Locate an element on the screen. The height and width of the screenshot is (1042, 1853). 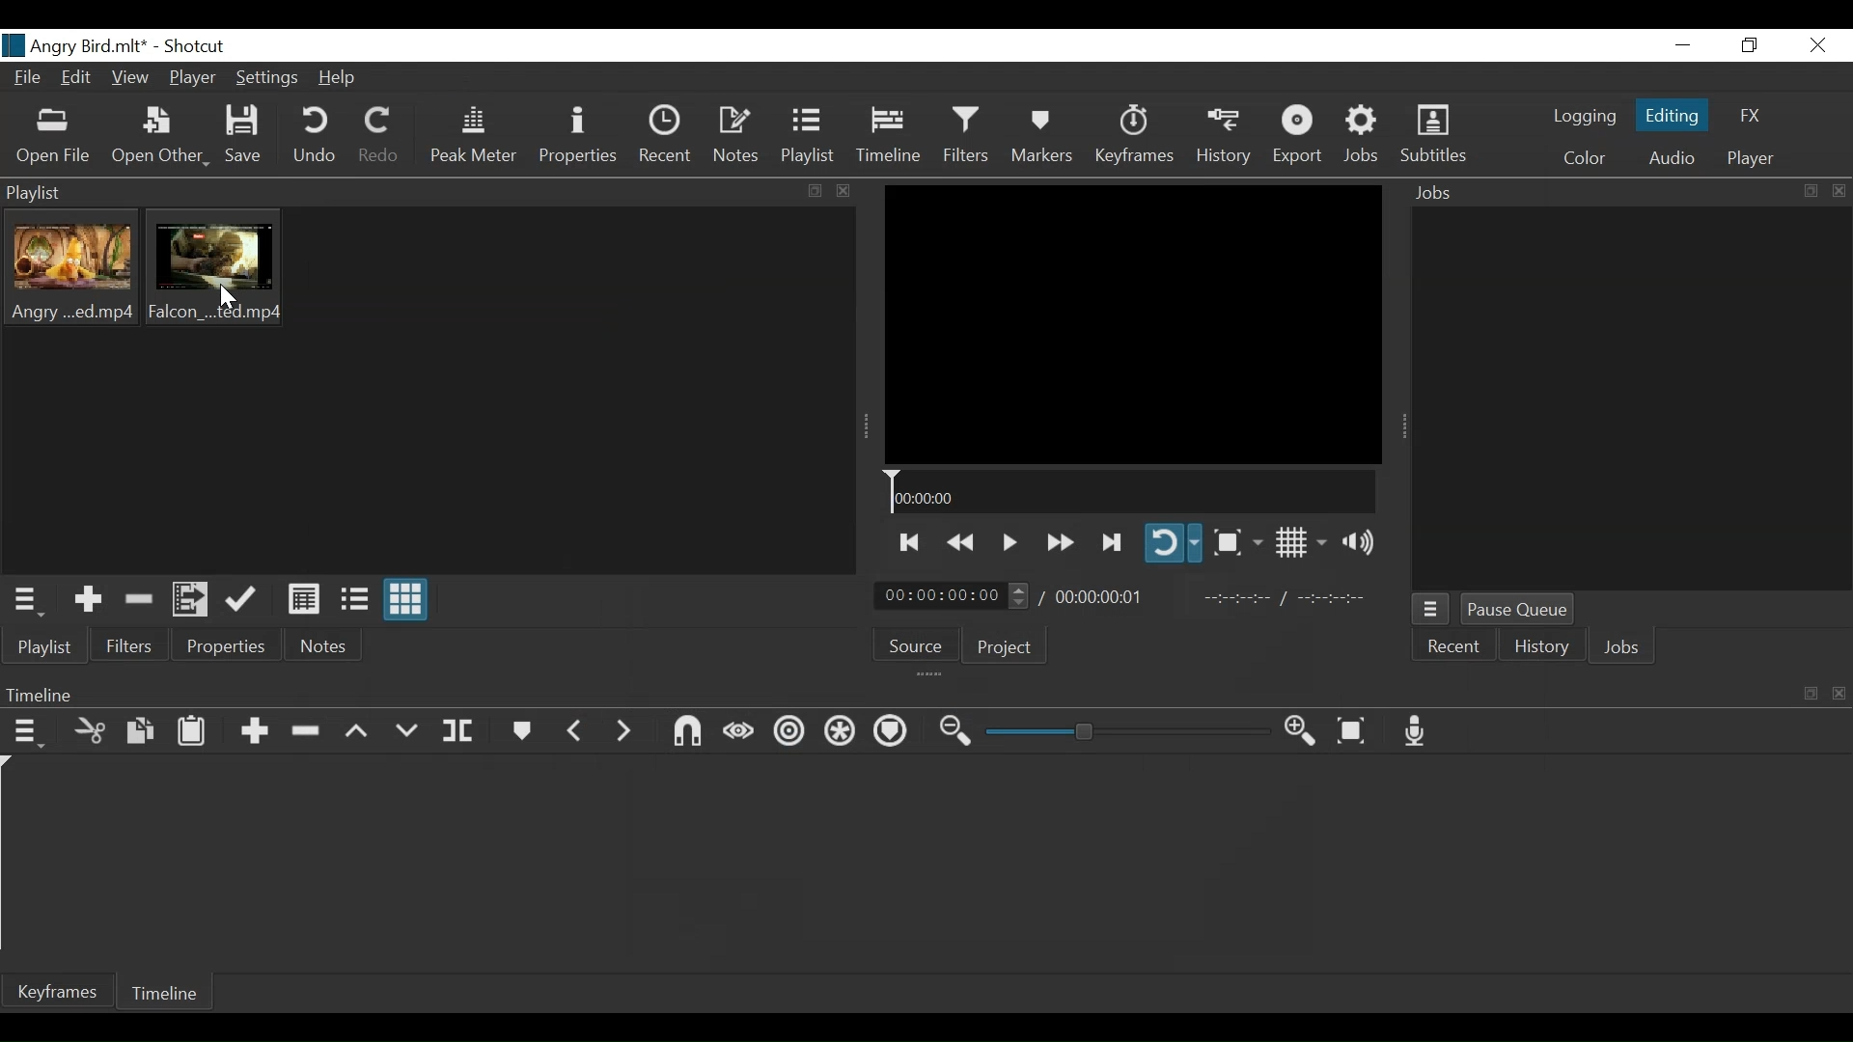
View as files is located at coordinates (354, 601).